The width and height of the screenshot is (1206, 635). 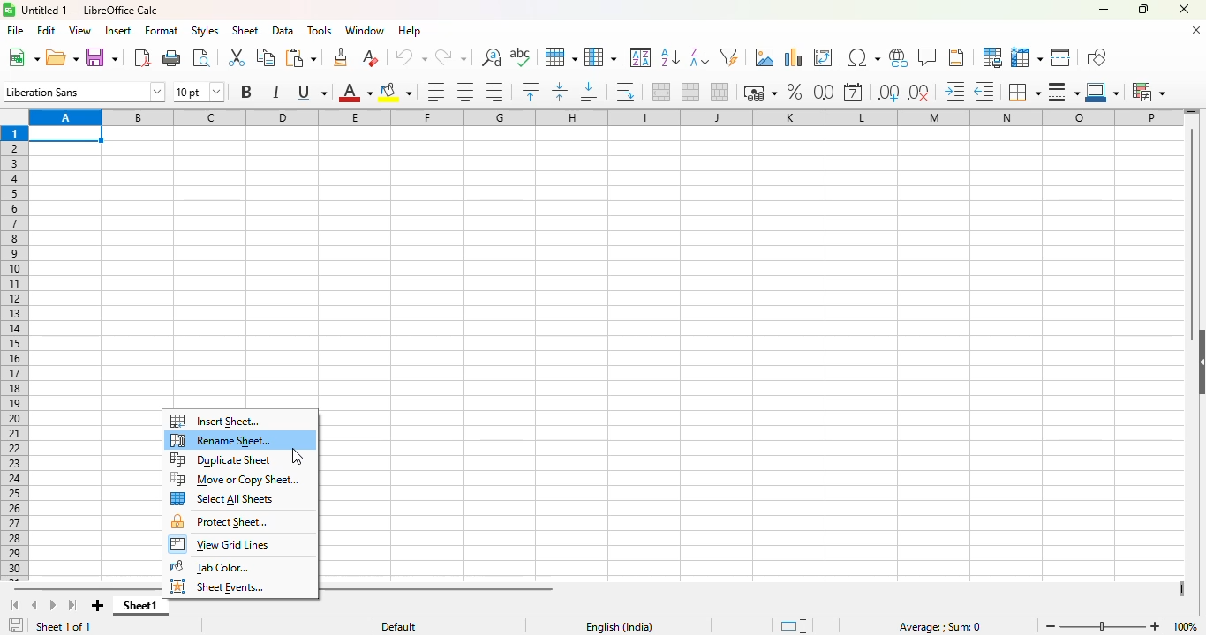 What do you see at coordinates (662, 92) in the screenshot?
I see `merge and center or unmerge cells depending on the current toggle state` at bounding box center [662, 92].